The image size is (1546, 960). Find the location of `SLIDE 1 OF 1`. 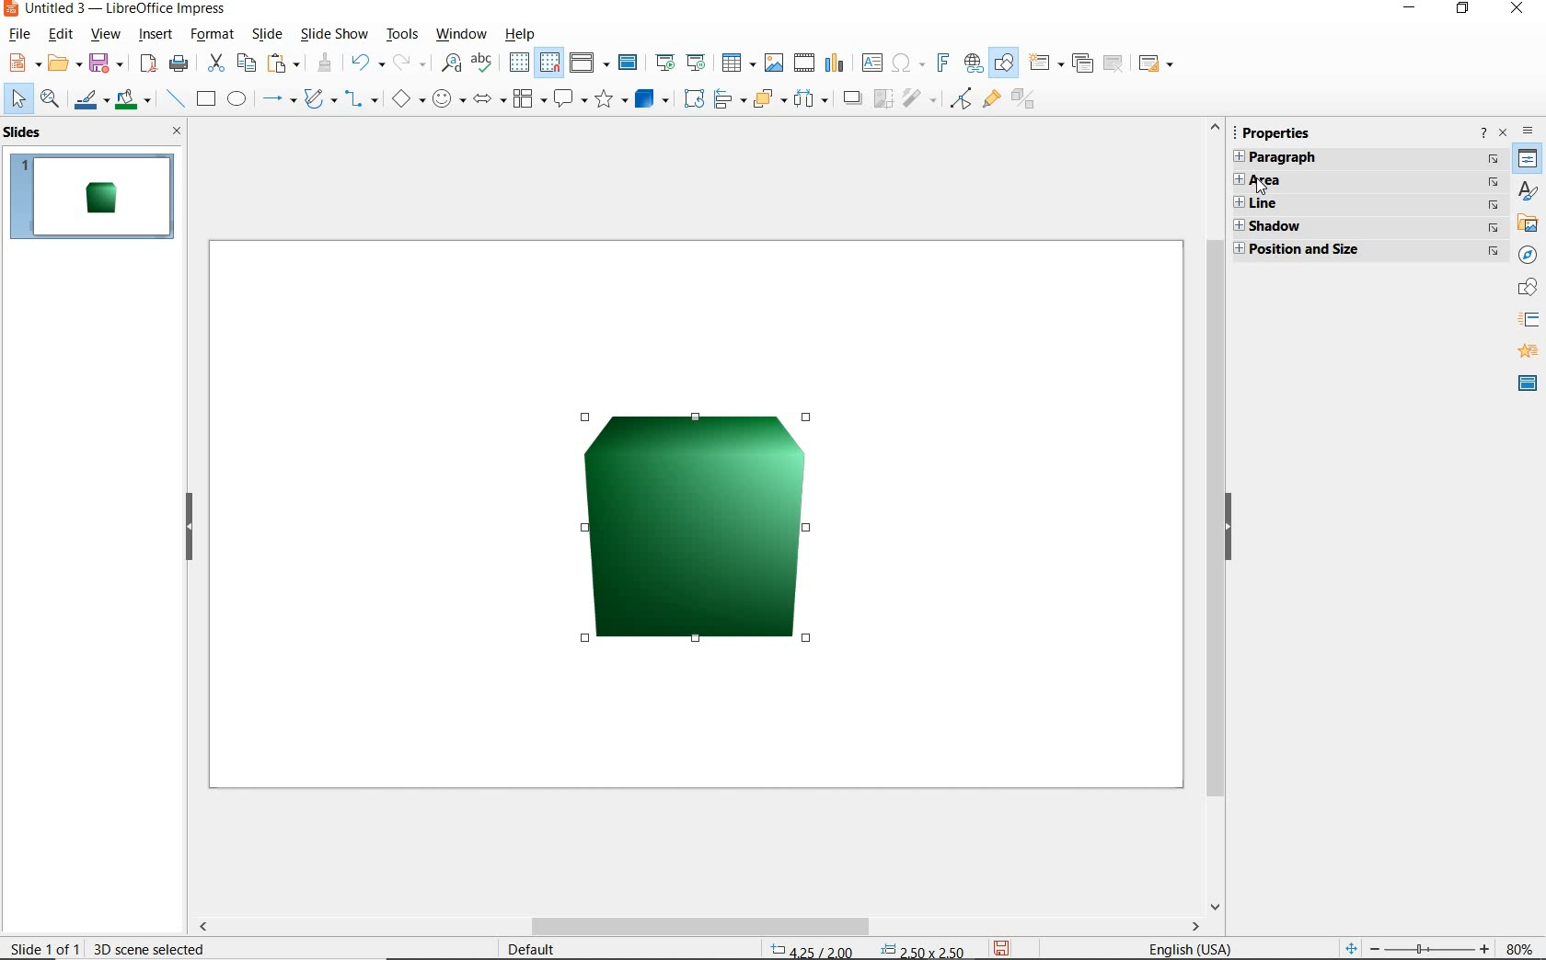

SLIDE 1 OF 1 is located at coordinates (46, 945).